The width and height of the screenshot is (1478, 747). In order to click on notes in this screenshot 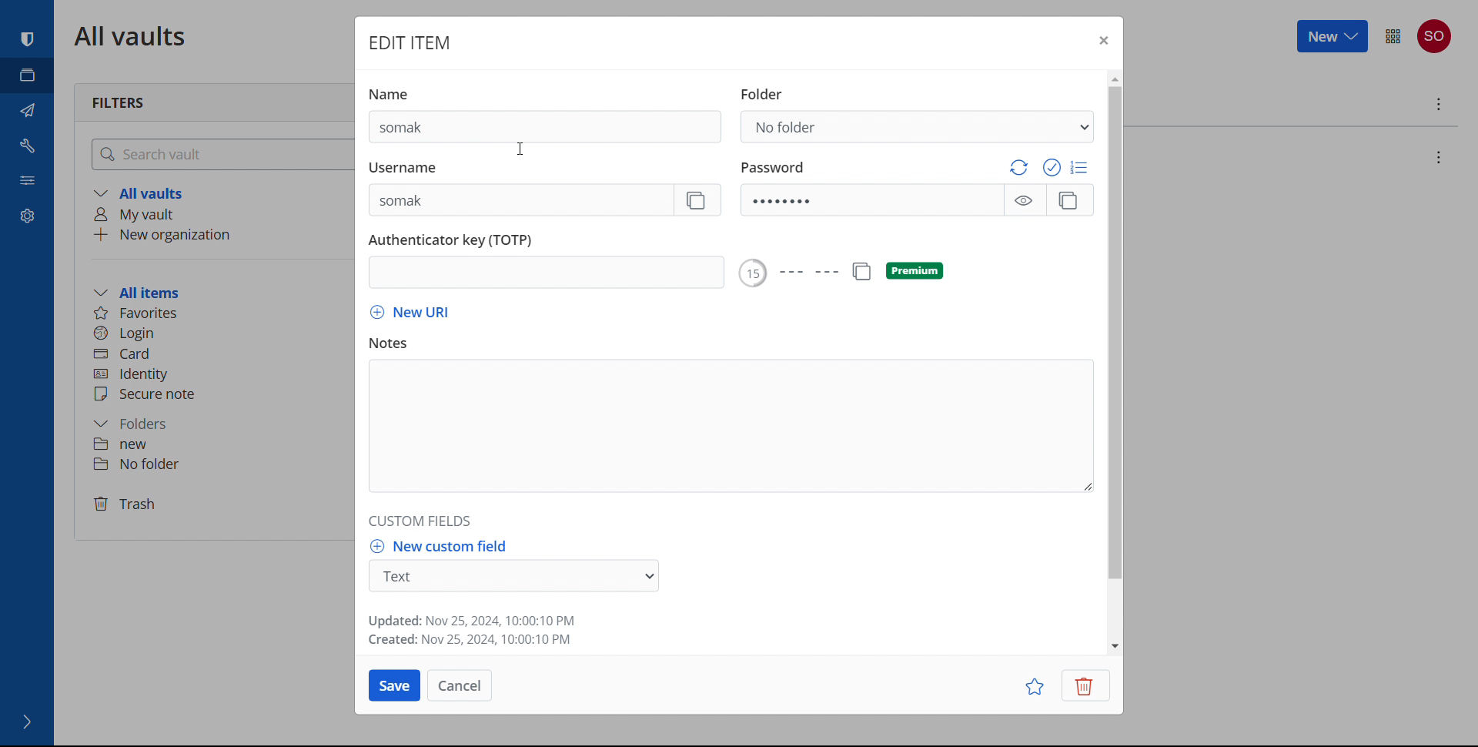, I will do `click(730, 426)`.